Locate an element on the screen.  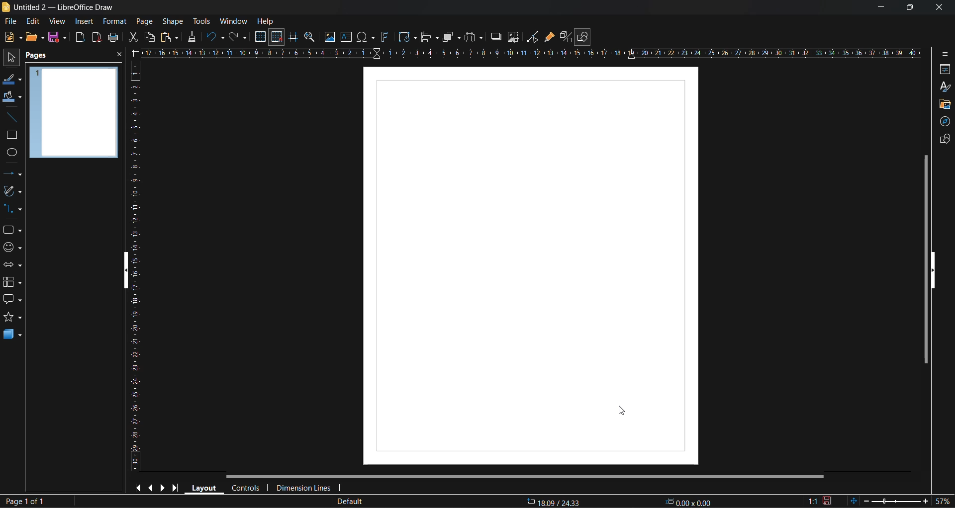
tools is located at coordinates (202, 21).